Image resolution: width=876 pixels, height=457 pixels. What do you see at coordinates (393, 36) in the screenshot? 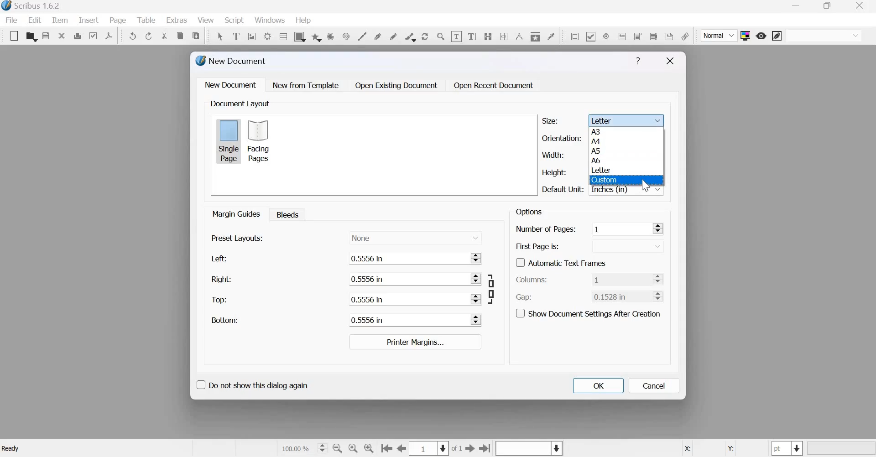
I see `freehand line` at bounding box center [393, 36].